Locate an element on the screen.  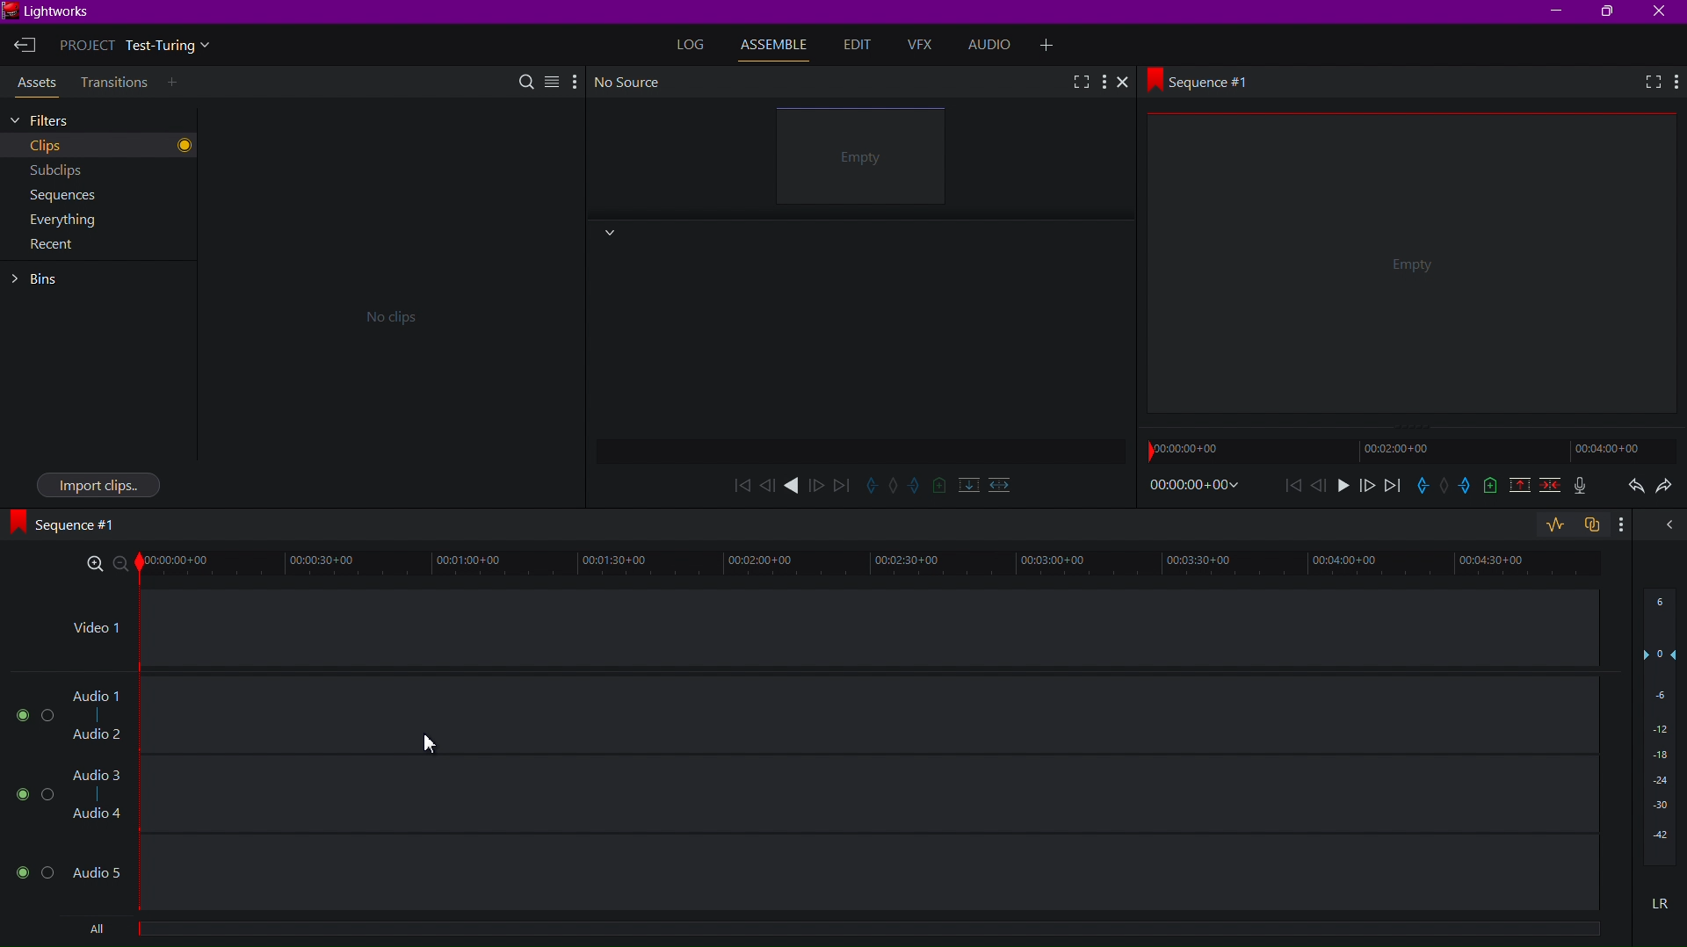
More is located at coordinates (574, 80).